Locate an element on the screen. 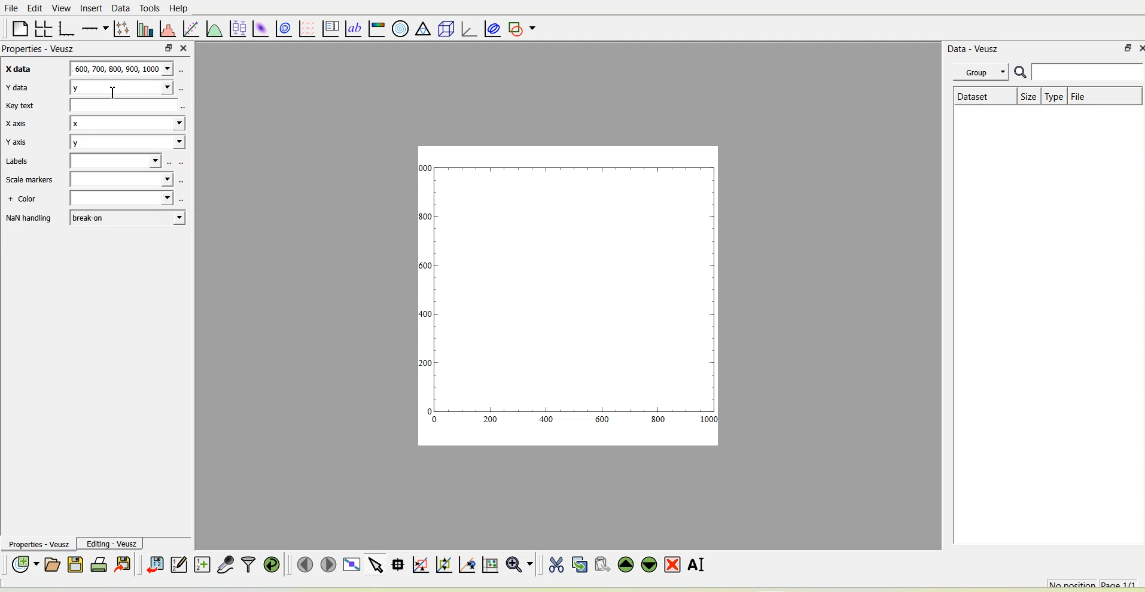 This screenshot has width=1145, height=592. 1600! is located at coordinates (425, 266).